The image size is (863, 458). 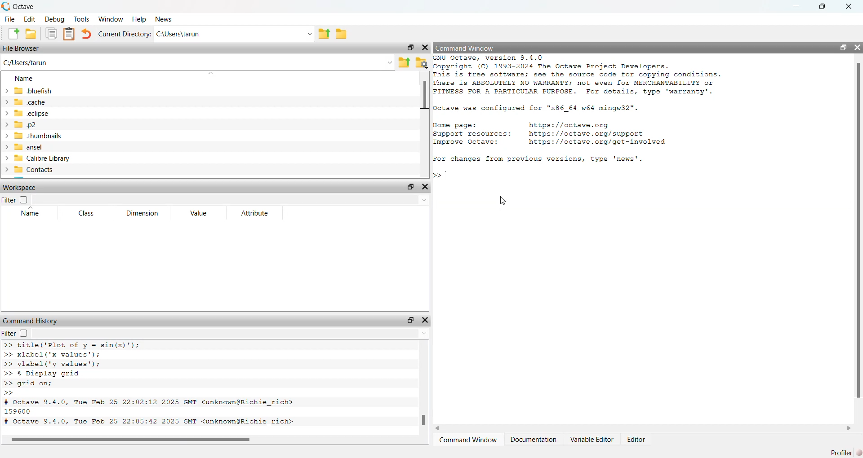 What do you see at coordinates (24, 7) in the screenshot?
I see `Octave` at bounding box center [24, 7].